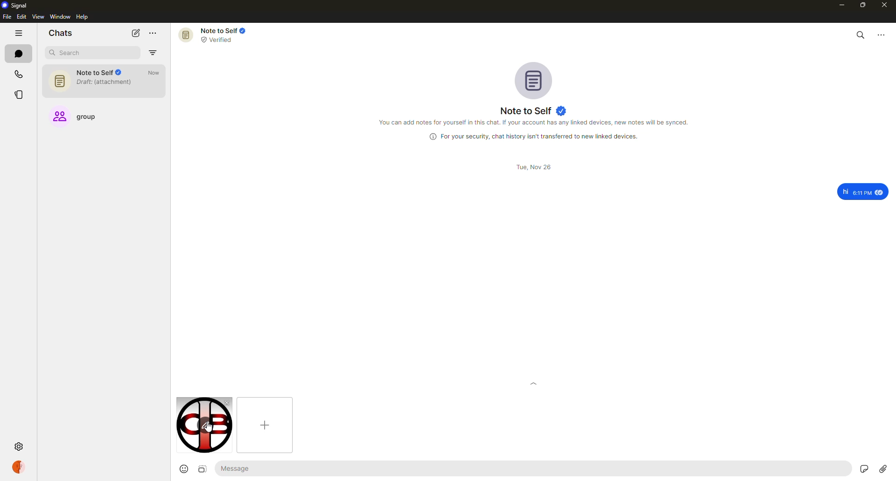 This screenshot has width=896, height=481. I want to click on profile pic, so click(534, 79).